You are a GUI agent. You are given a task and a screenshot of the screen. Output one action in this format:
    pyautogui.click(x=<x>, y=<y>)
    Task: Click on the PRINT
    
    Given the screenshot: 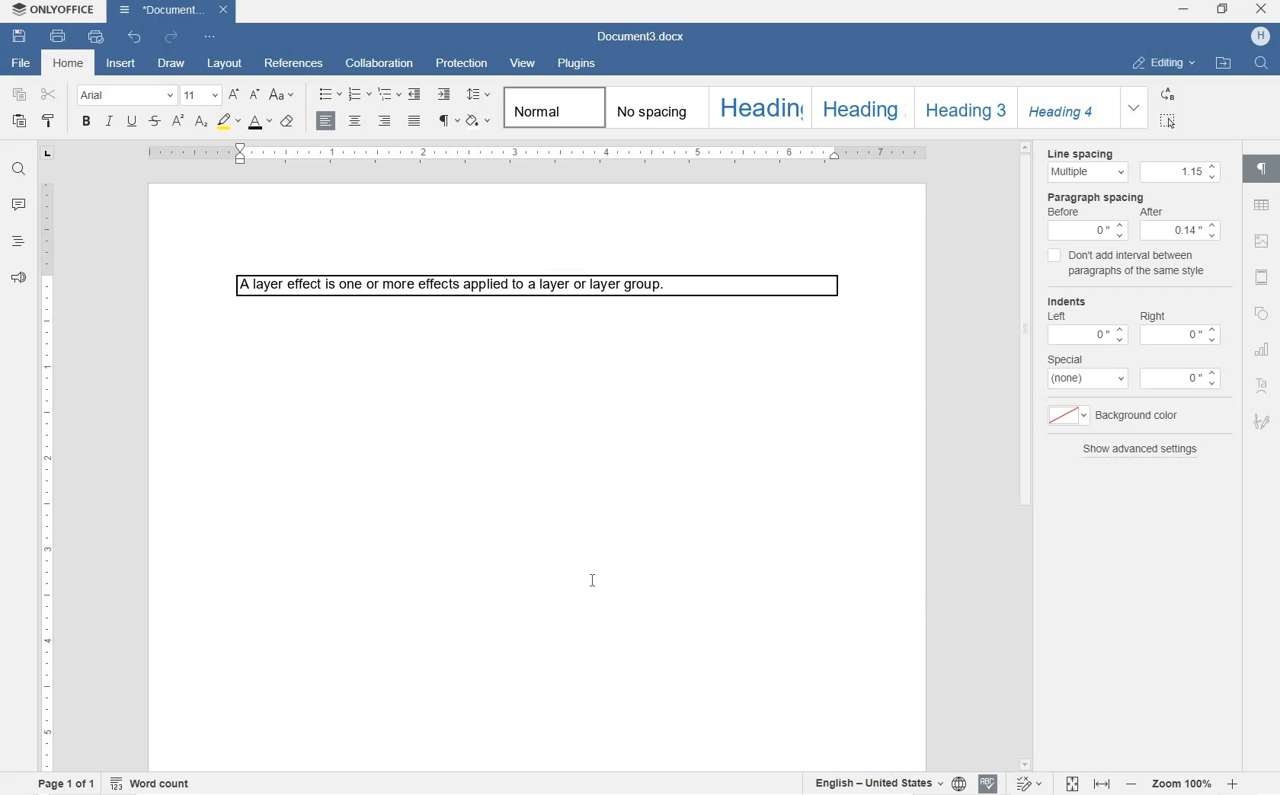 What is the action you would take?
    pyautogui.click(x=59, y=37)
    